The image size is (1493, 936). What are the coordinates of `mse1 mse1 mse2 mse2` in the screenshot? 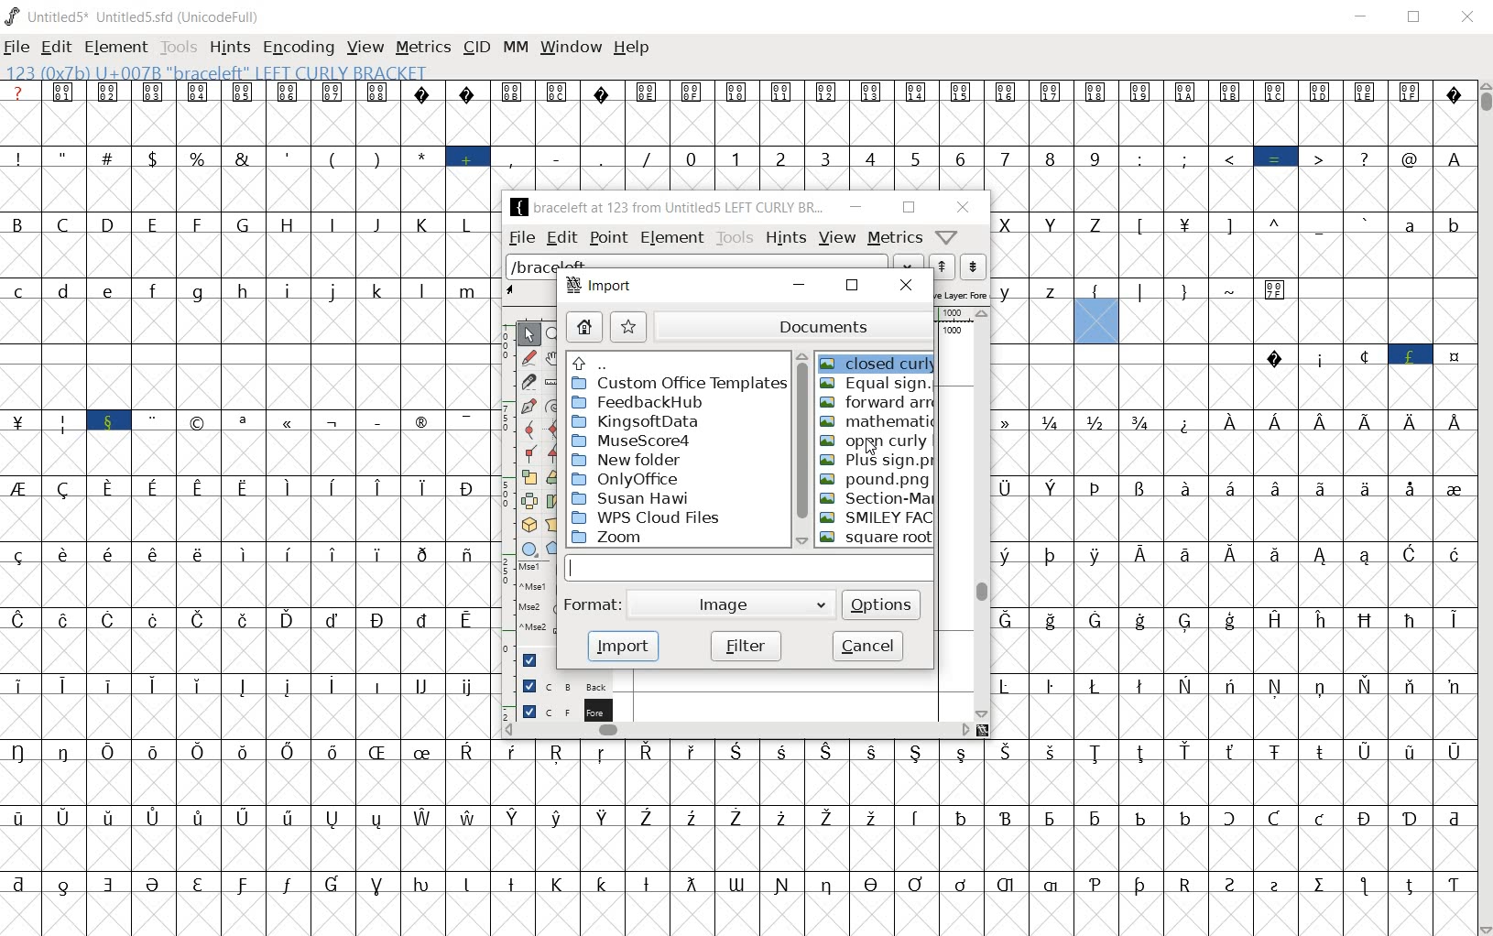 It's located at (529, 603).